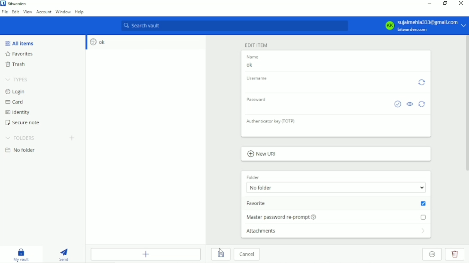  What do you see at coordinates (17, 64) in the screenshot?
I see `Trash` at bounding box center [17, 64].